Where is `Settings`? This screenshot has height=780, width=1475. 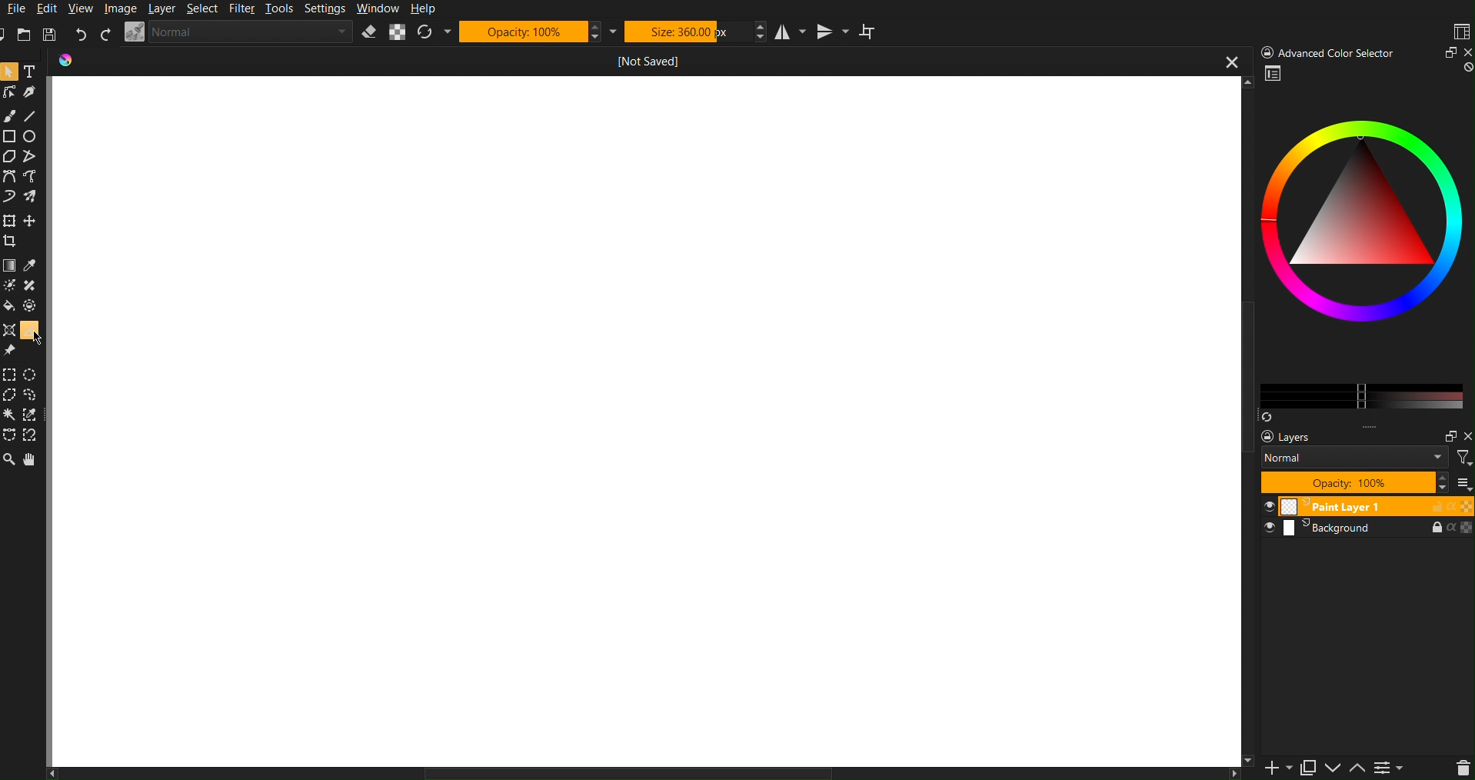 Settings is located at coordinates (325, 10).